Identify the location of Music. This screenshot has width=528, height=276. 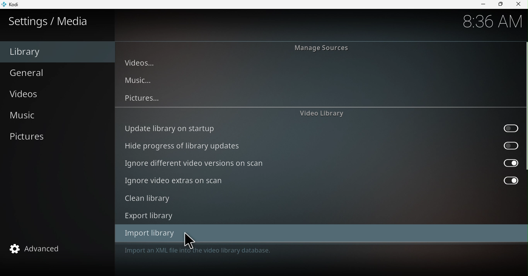
(53, 117).